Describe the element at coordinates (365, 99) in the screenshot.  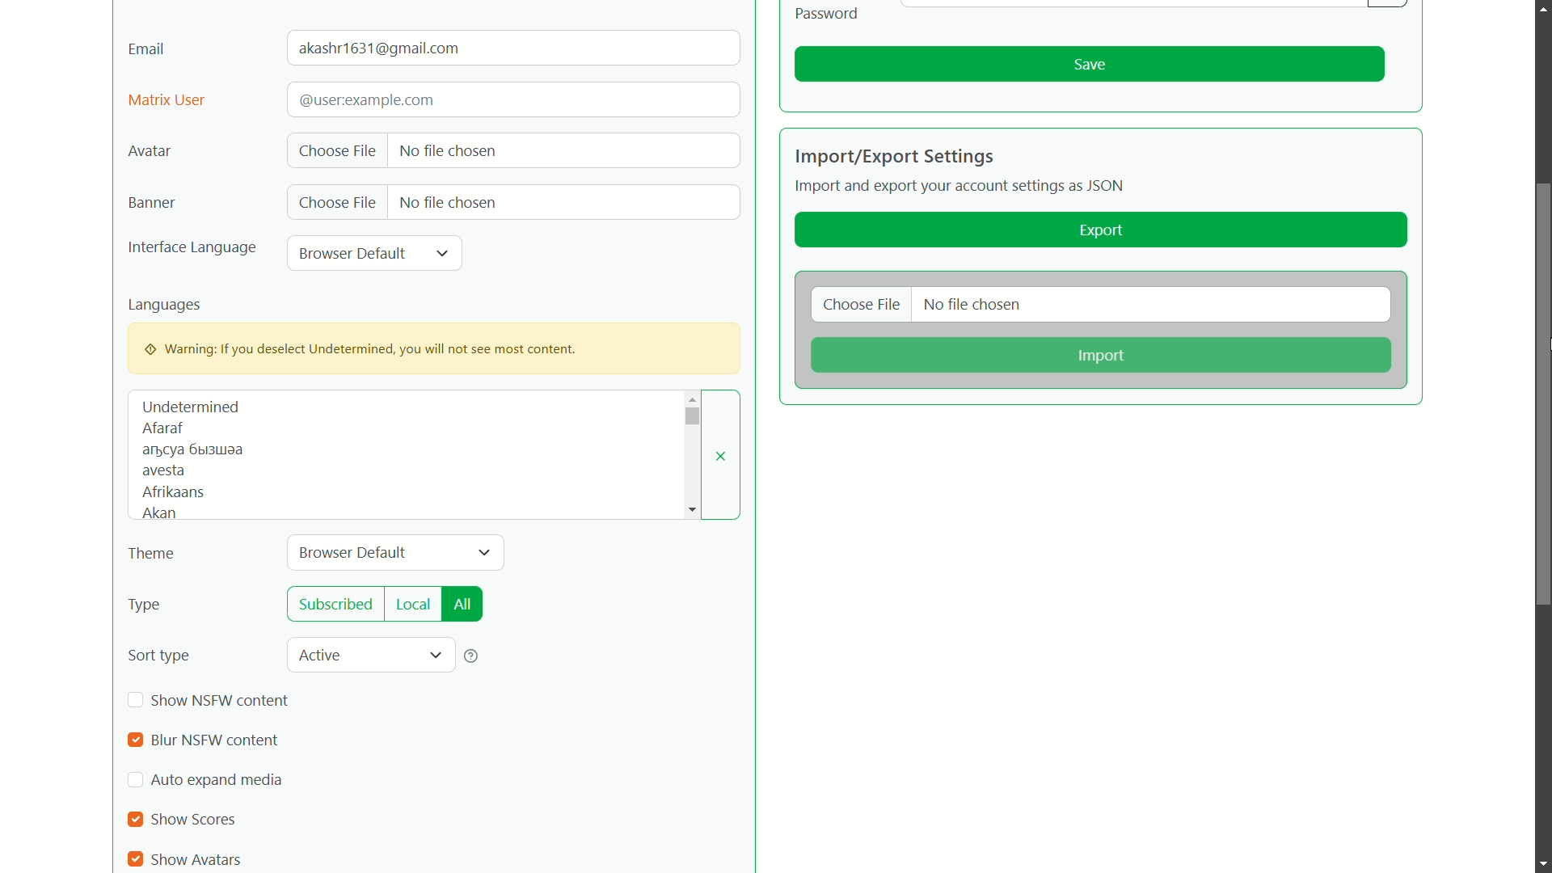
I see `text` at that location.